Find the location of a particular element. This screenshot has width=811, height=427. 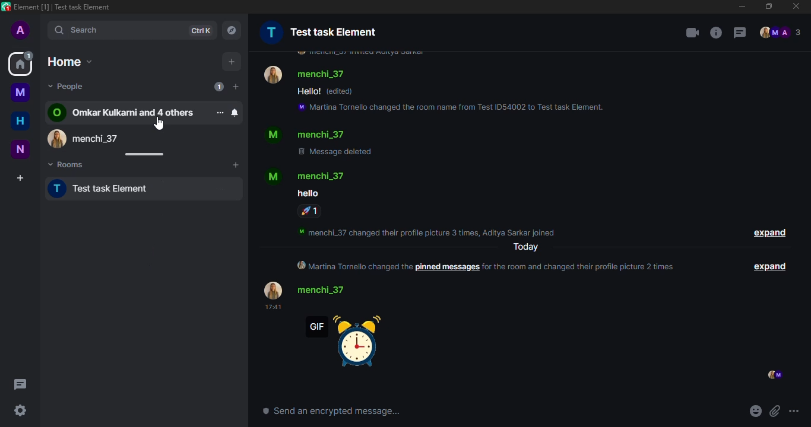

add is located at coordinates (236, 87).